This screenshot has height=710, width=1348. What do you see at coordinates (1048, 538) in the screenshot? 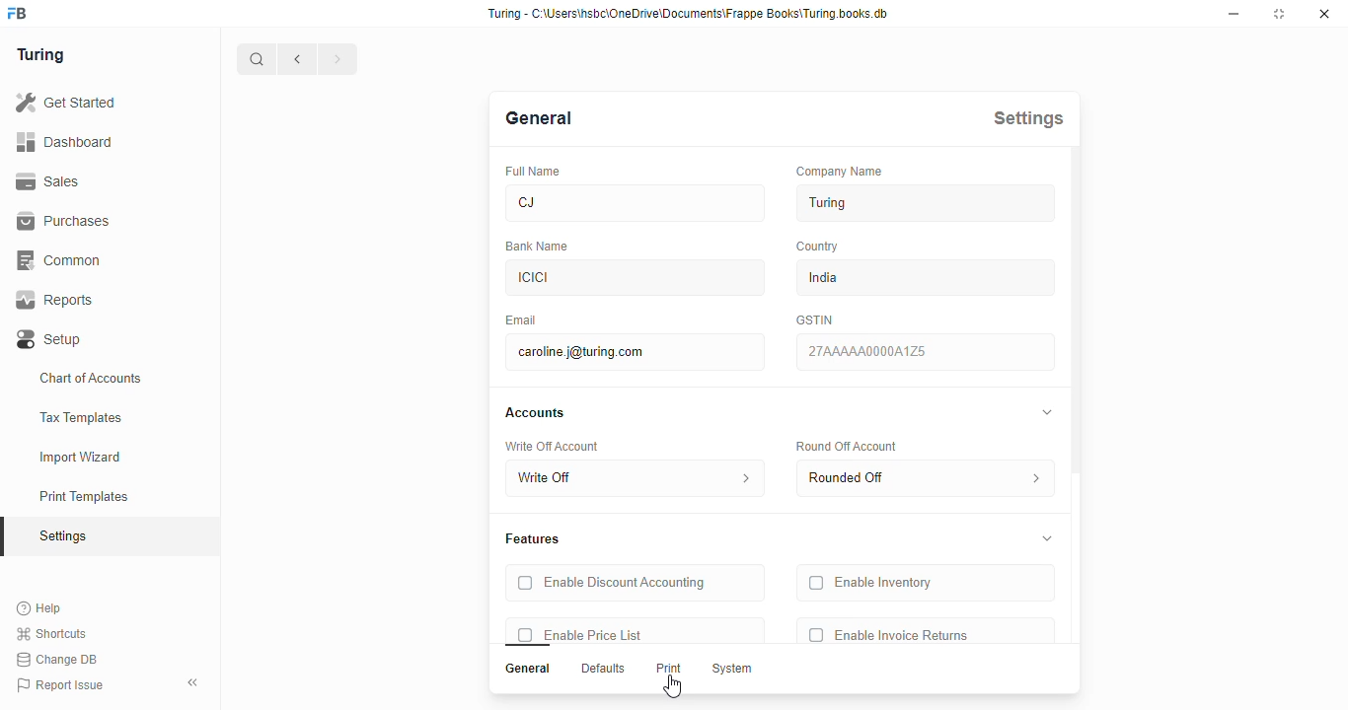
I see `toggle expand/contract` at bounding box center [1048, 538].